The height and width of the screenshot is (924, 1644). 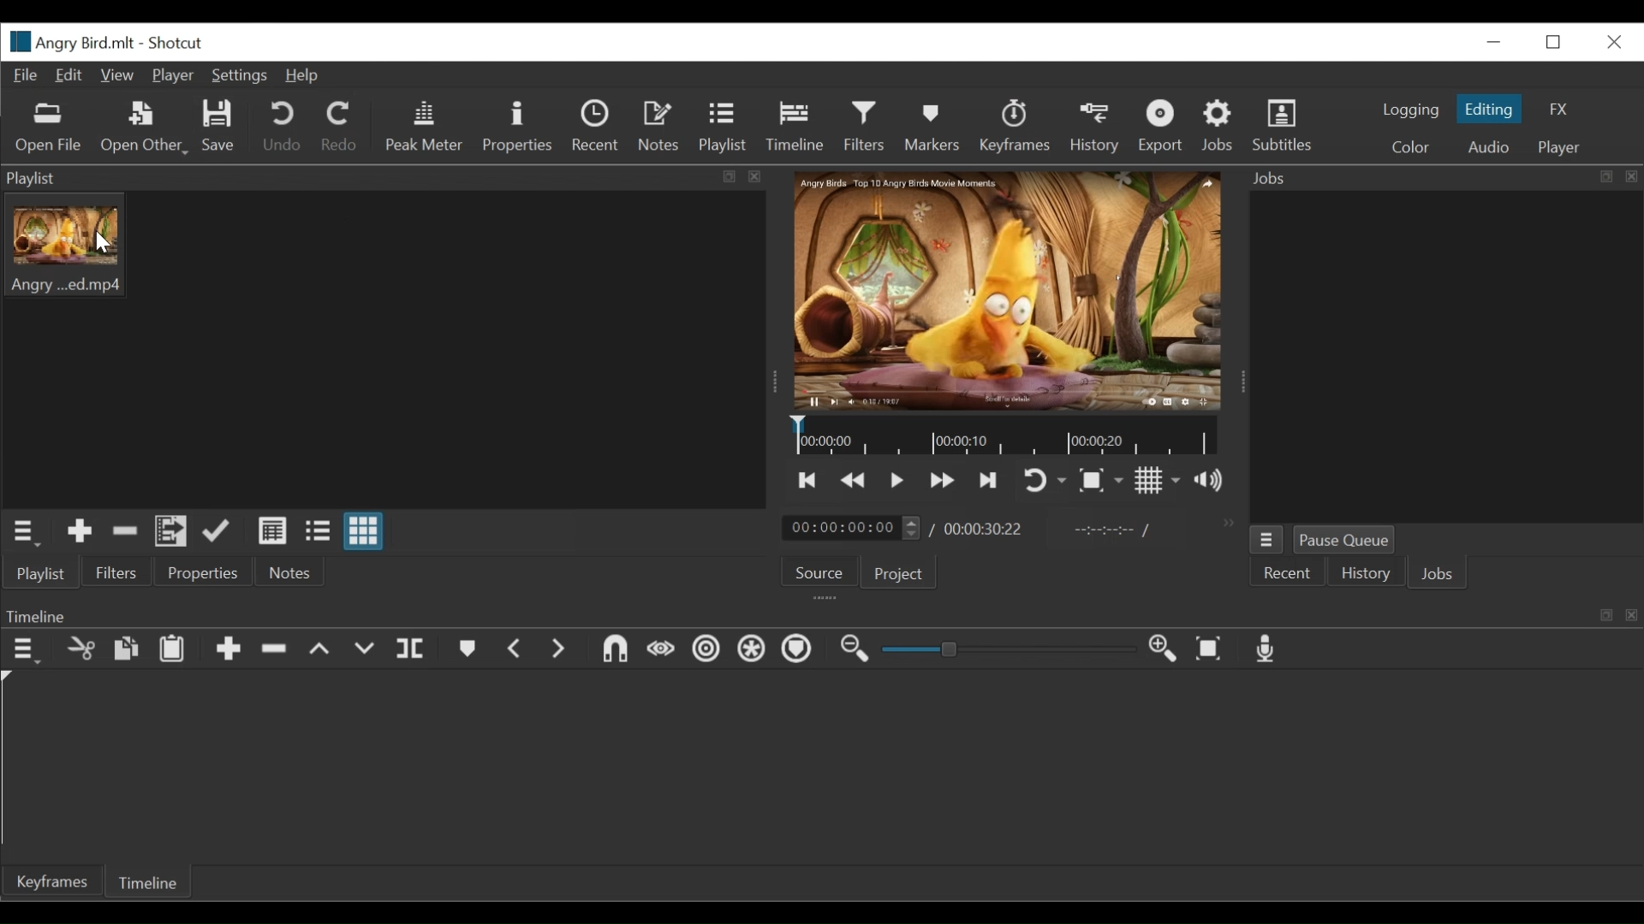 I want to click on Record audio, so click(x=1270, y=650).